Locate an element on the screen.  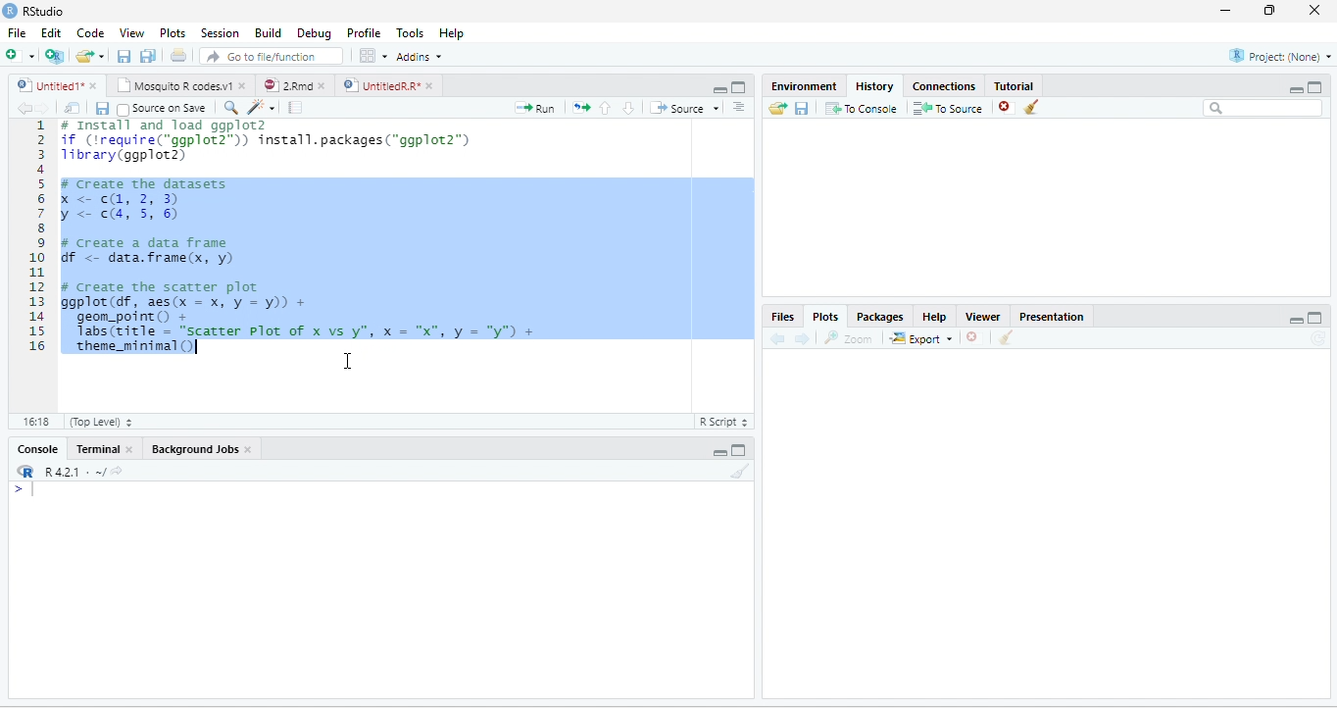
Remove current plot is located at coordinates (973, 338).